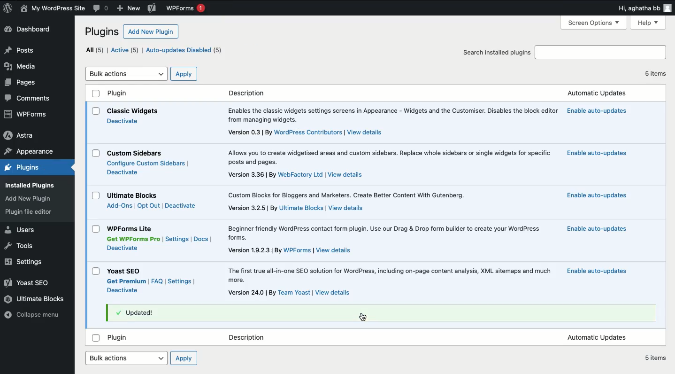  What do you see at coordinates (96, 338) in the screenshot?
I see `Checkbox` at bounding box center [96, 338].